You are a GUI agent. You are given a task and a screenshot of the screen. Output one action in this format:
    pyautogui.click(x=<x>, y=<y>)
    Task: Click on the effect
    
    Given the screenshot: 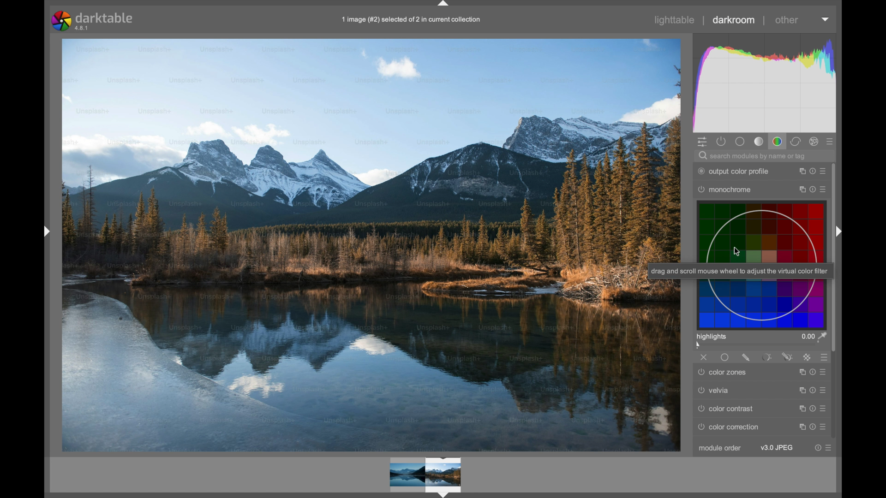 What is the action you would take?
    pyautogui.click(x=814, y=142)
    